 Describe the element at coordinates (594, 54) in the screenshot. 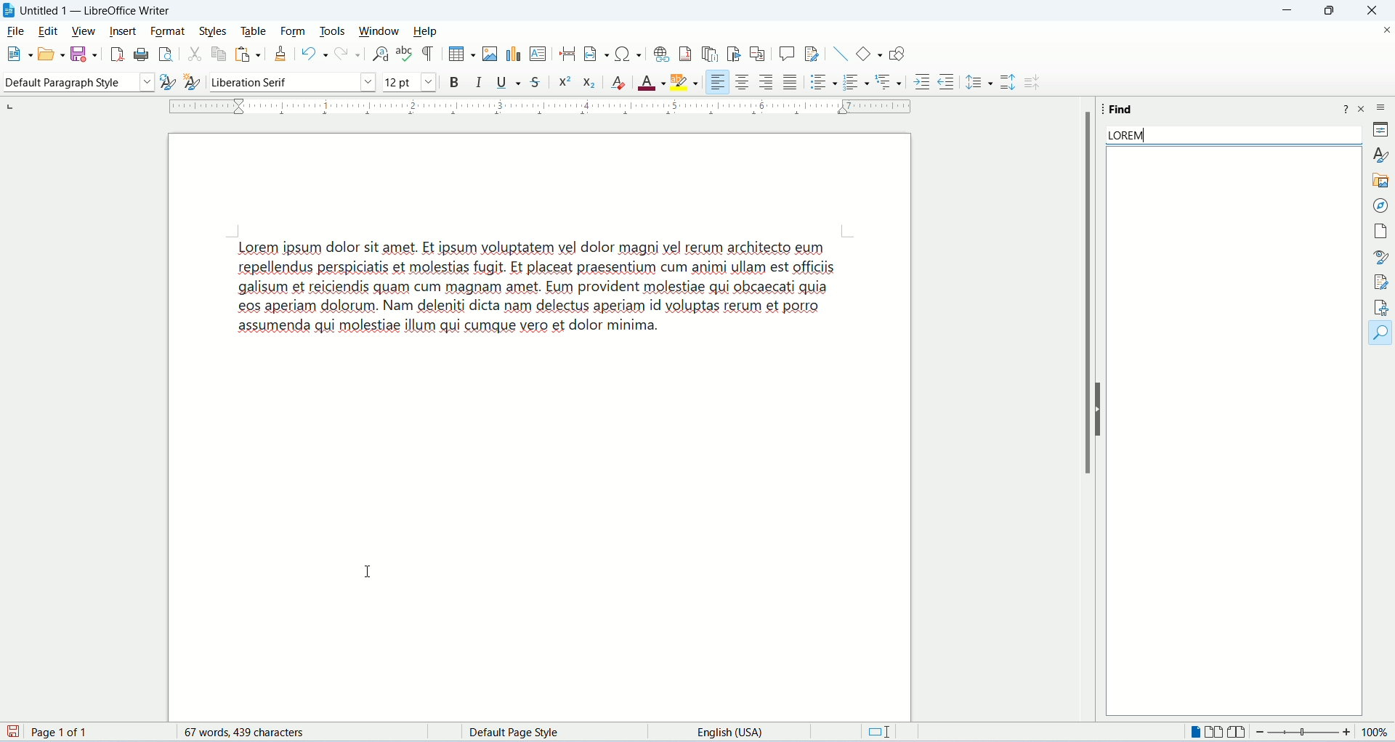

I see `insert field` at that location.